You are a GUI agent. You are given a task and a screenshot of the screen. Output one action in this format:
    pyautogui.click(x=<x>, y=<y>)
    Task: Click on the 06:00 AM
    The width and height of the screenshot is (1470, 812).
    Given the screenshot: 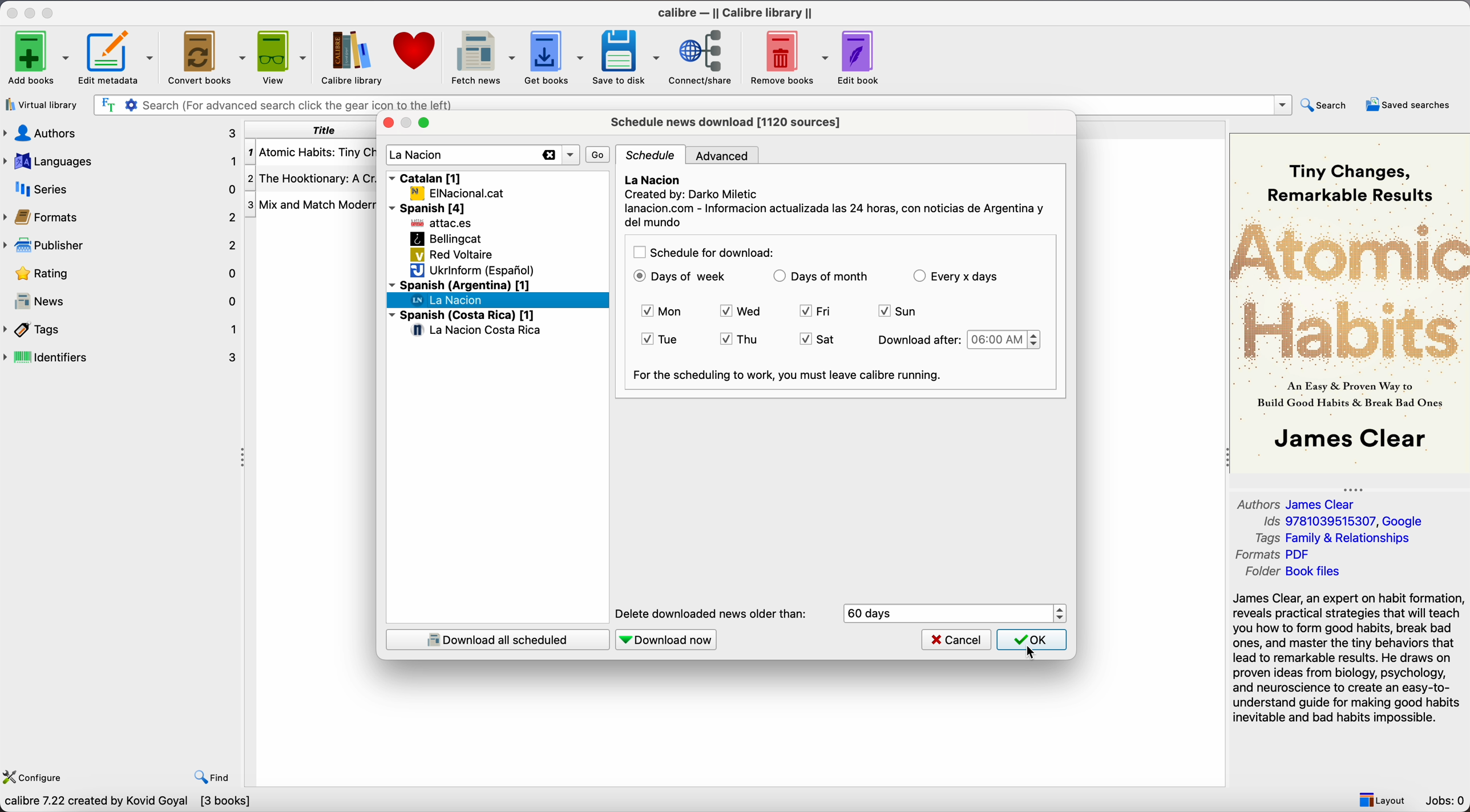 What is the action you would take?
    pyautogui.click(x=1004, y=340)
    